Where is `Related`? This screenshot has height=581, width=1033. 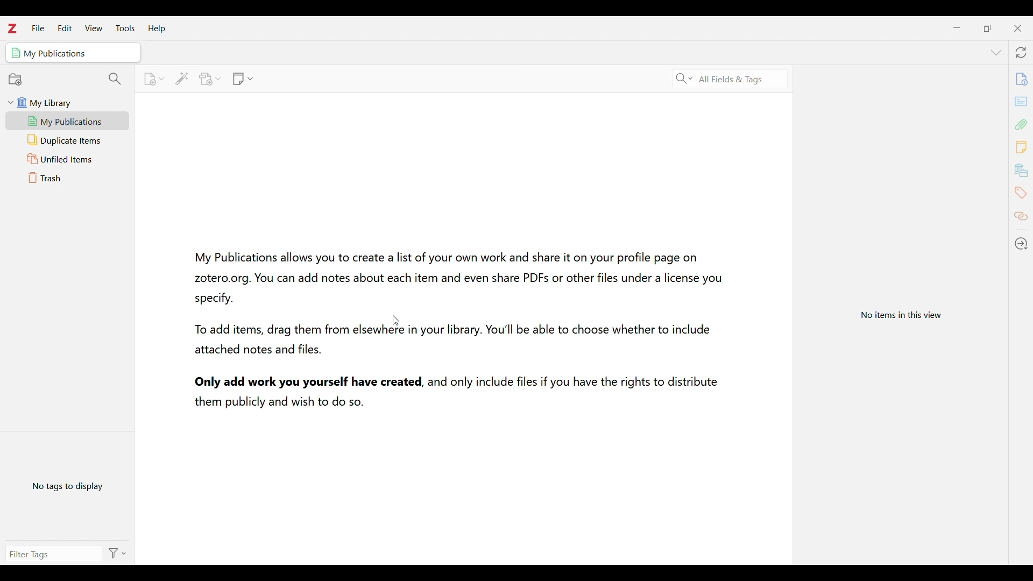
Related is located at coordinates (1021, 217).